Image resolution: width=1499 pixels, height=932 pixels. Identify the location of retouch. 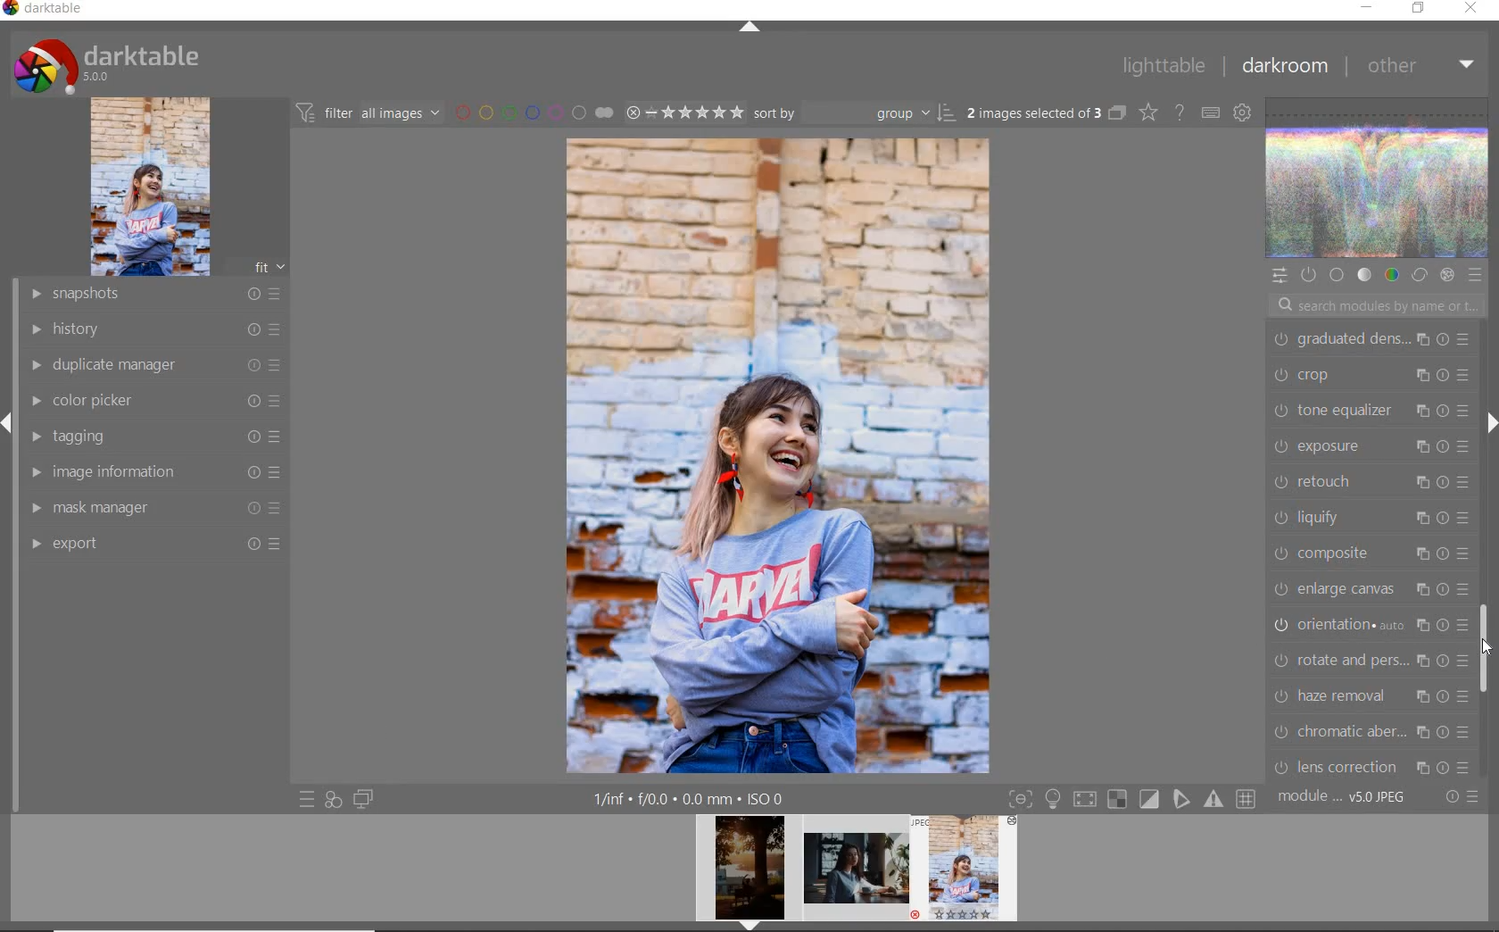
(1374, 485).